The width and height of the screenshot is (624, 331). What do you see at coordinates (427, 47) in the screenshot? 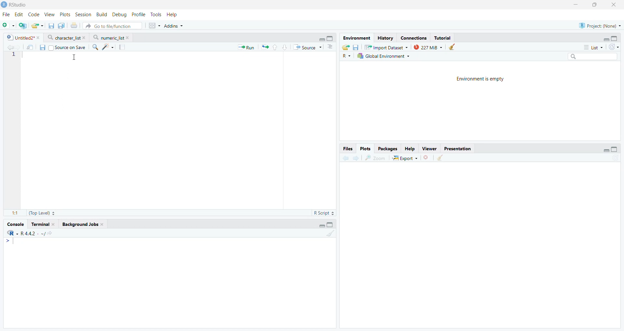
I see `227 MiB` at bounding box center [427, 47].